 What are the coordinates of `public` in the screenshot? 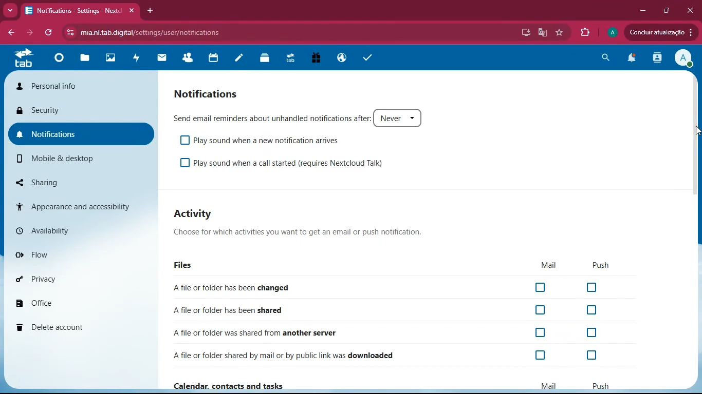 It's located at (344, 58).